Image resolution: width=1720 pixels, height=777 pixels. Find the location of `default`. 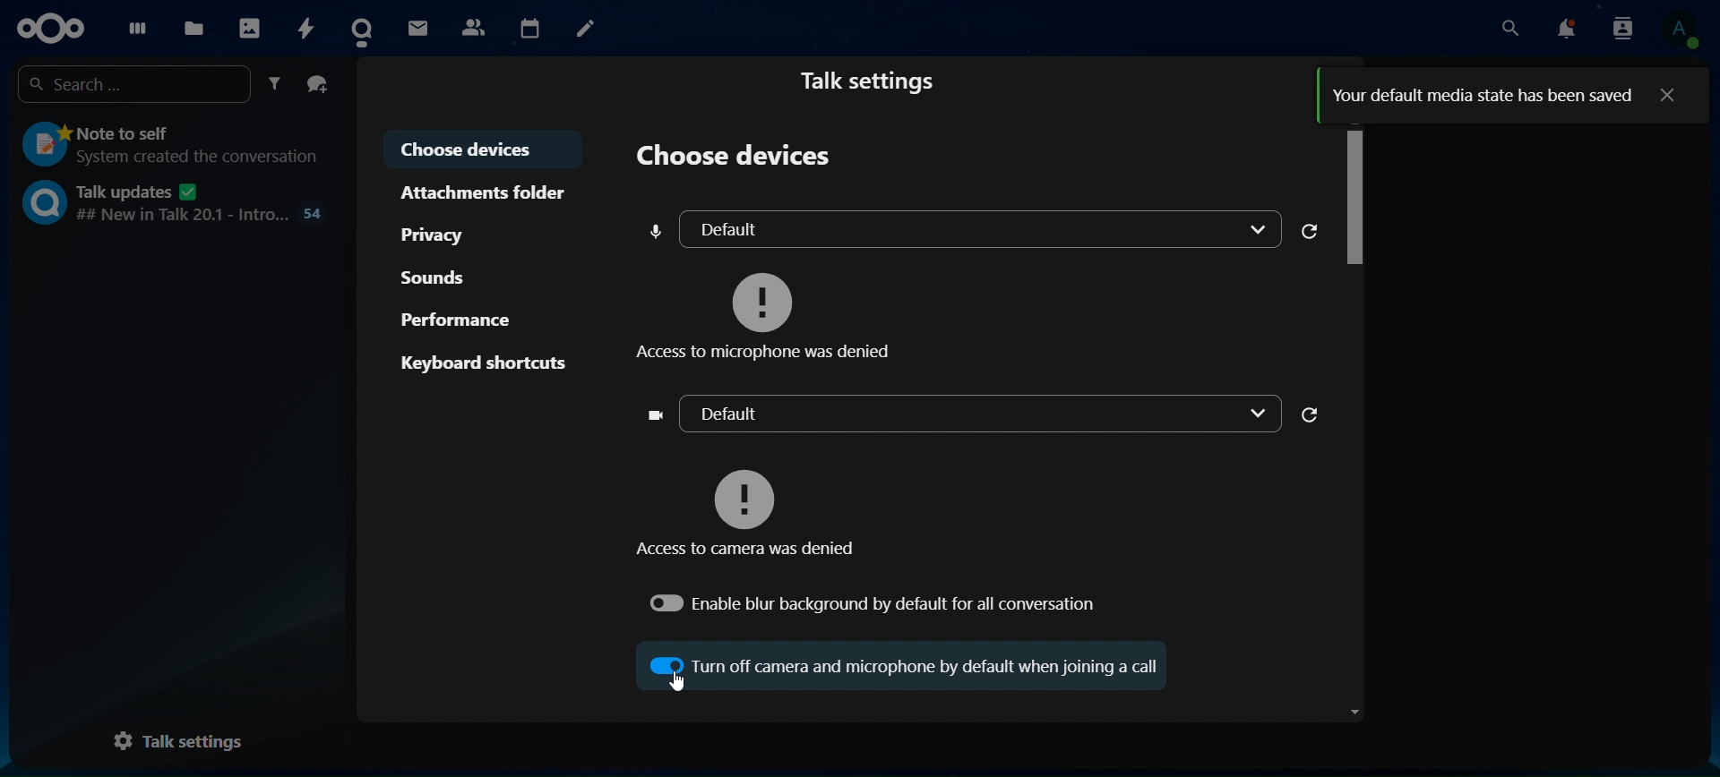

default is located at coordinates (967, 415).